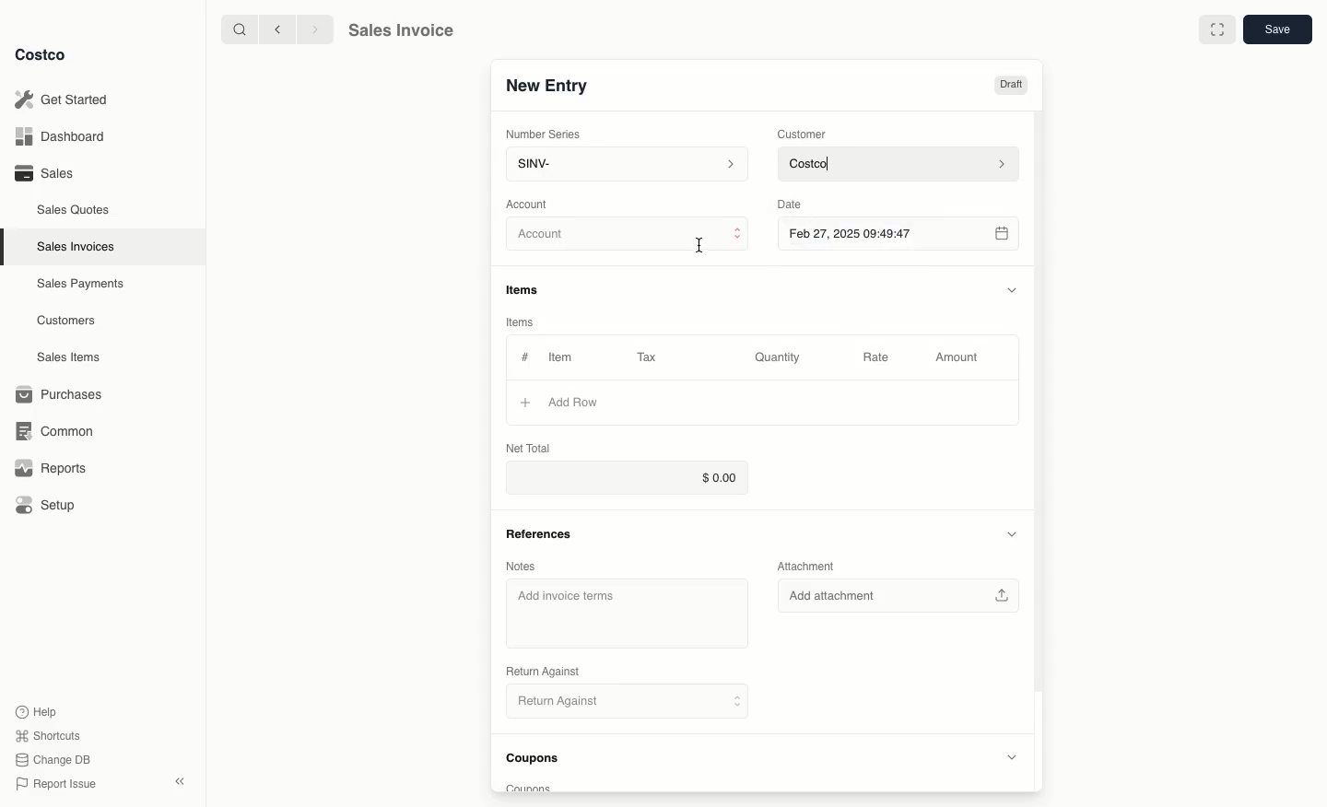  Describe the element at coordinates (312, 29) in the screenshot. I see `forward` at that location.